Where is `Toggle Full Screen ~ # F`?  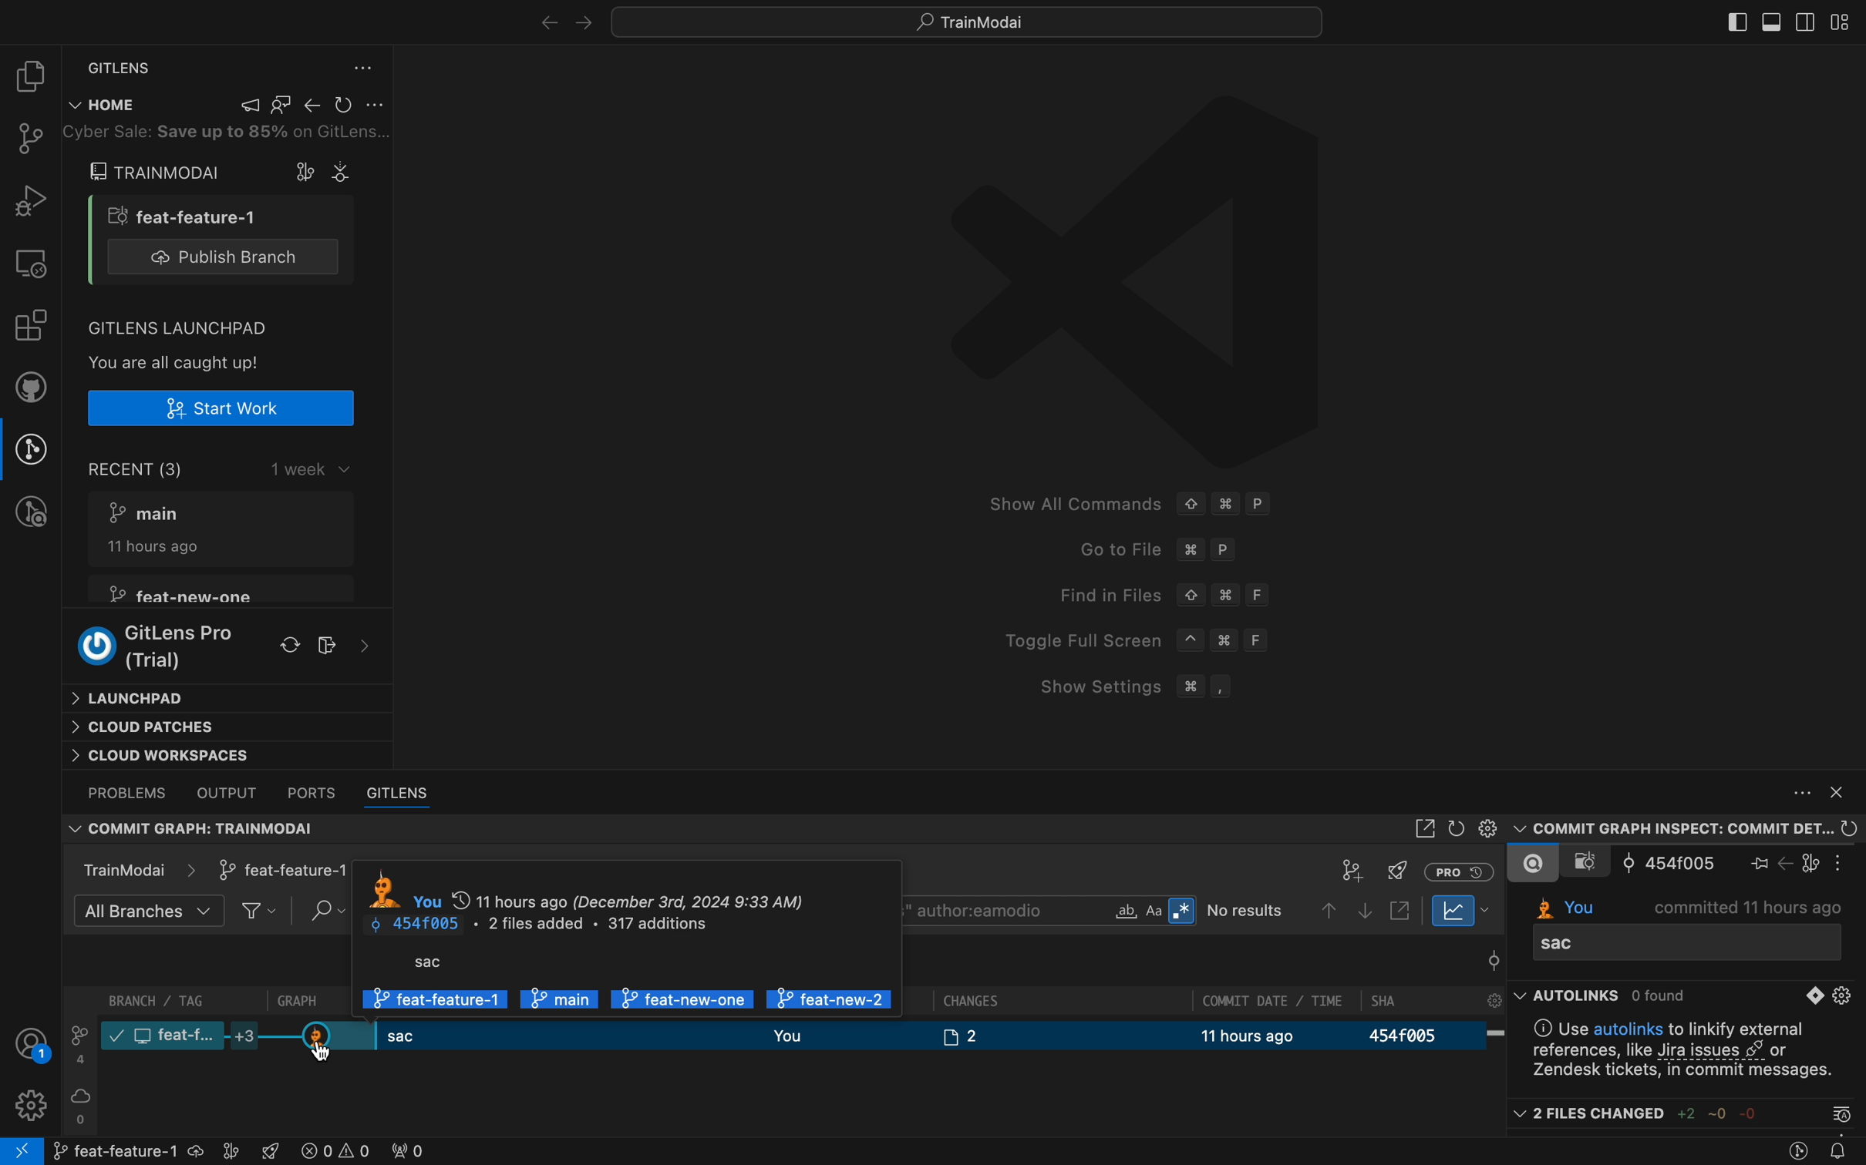 Toggle Full Screen ~ # F is located at coordinates (1138, 641).